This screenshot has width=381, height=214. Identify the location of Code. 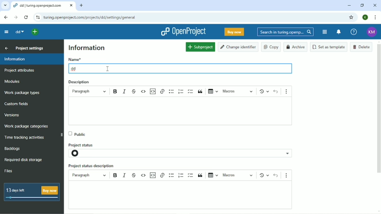
(143, 92).